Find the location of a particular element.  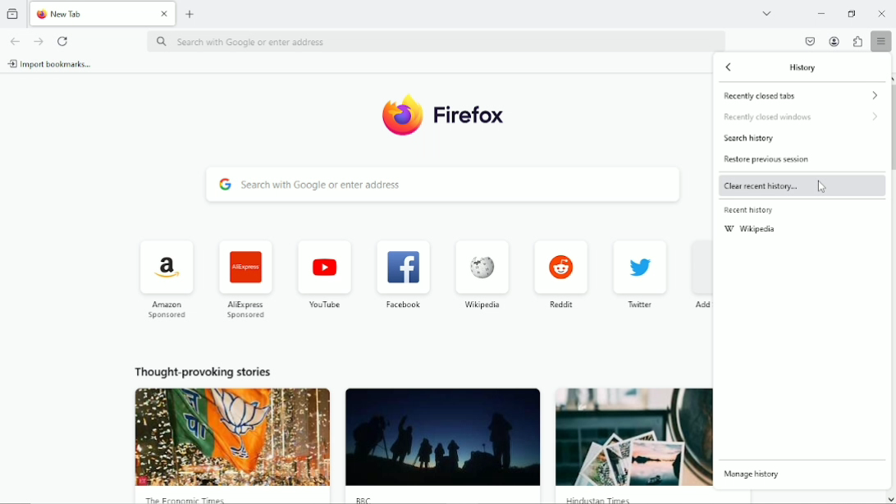

Facebook is located at coordinates (403, 272).